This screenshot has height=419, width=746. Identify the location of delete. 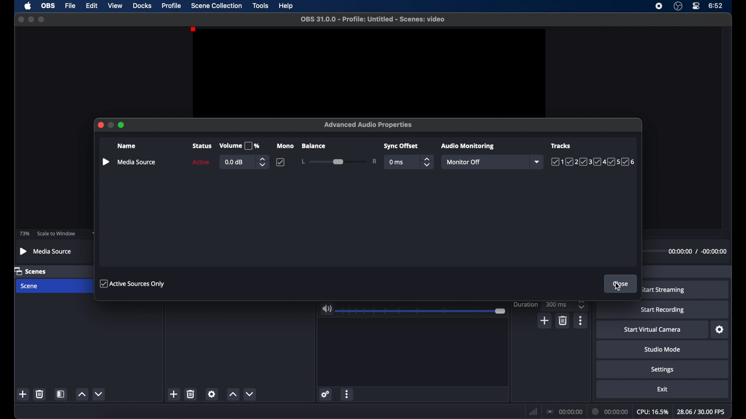
(39, 394).